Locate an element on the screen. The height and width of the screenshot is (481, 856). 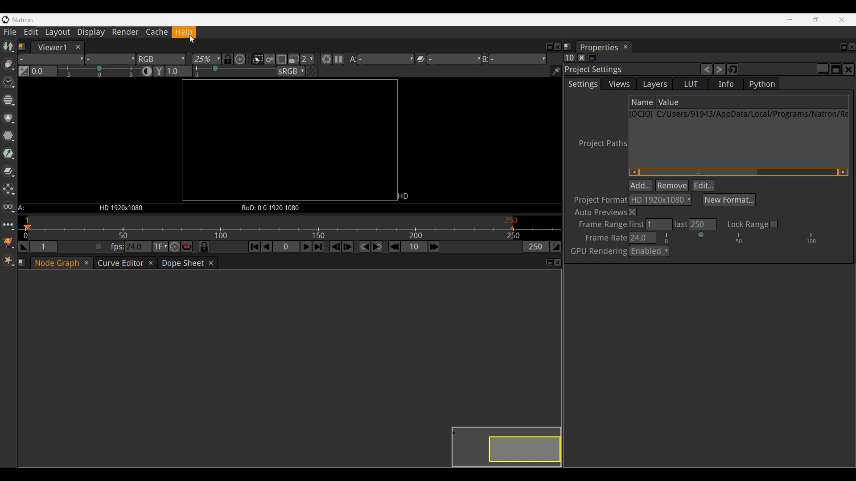
Properties panel is located at coordinates (599, 47).